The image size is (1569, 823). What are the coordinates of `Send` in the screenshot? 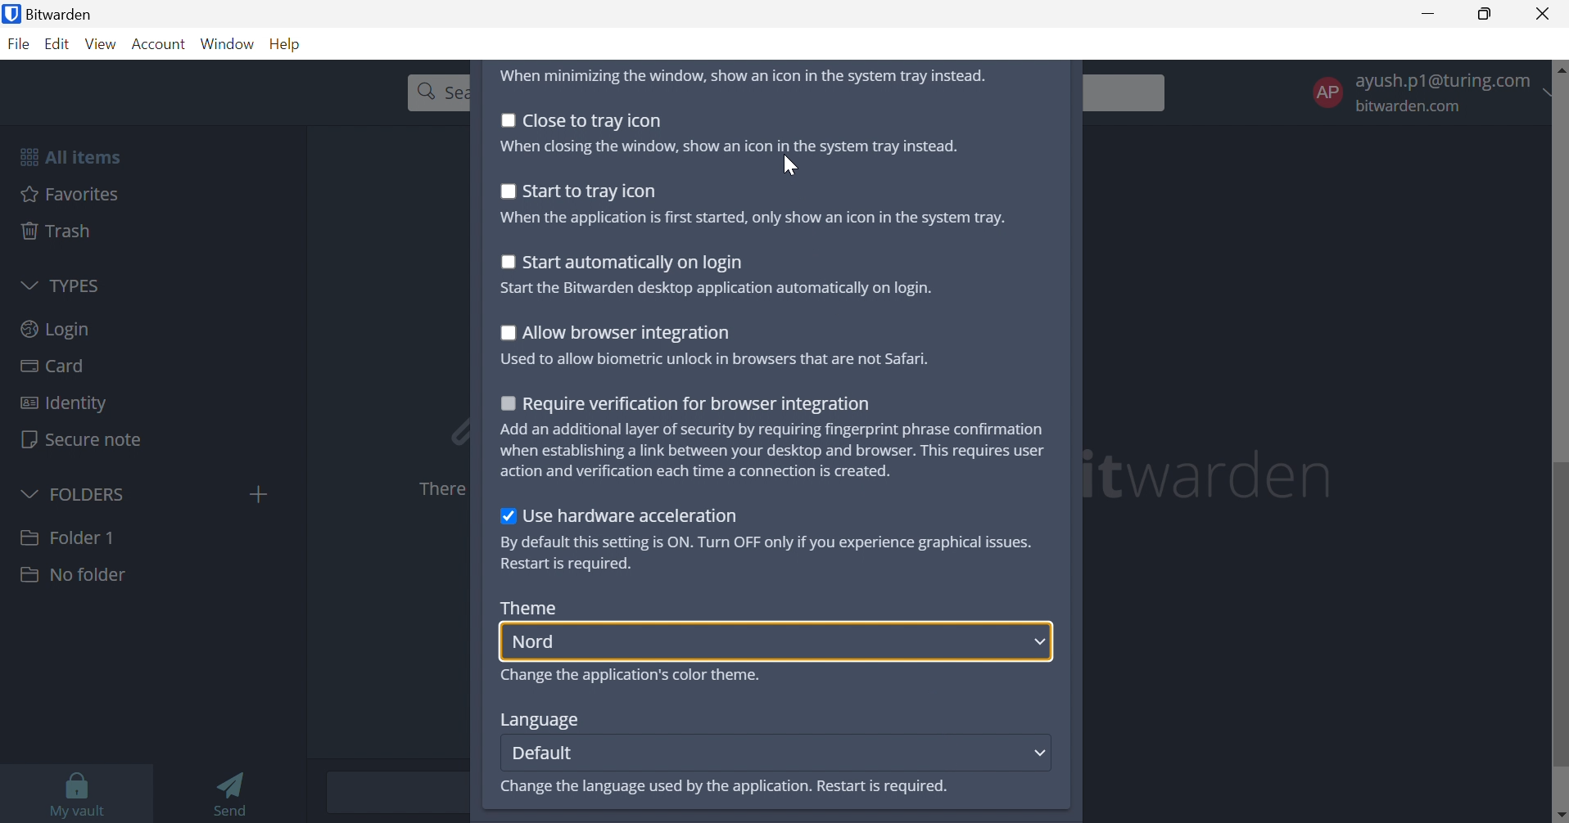 It's located at (236, 792).